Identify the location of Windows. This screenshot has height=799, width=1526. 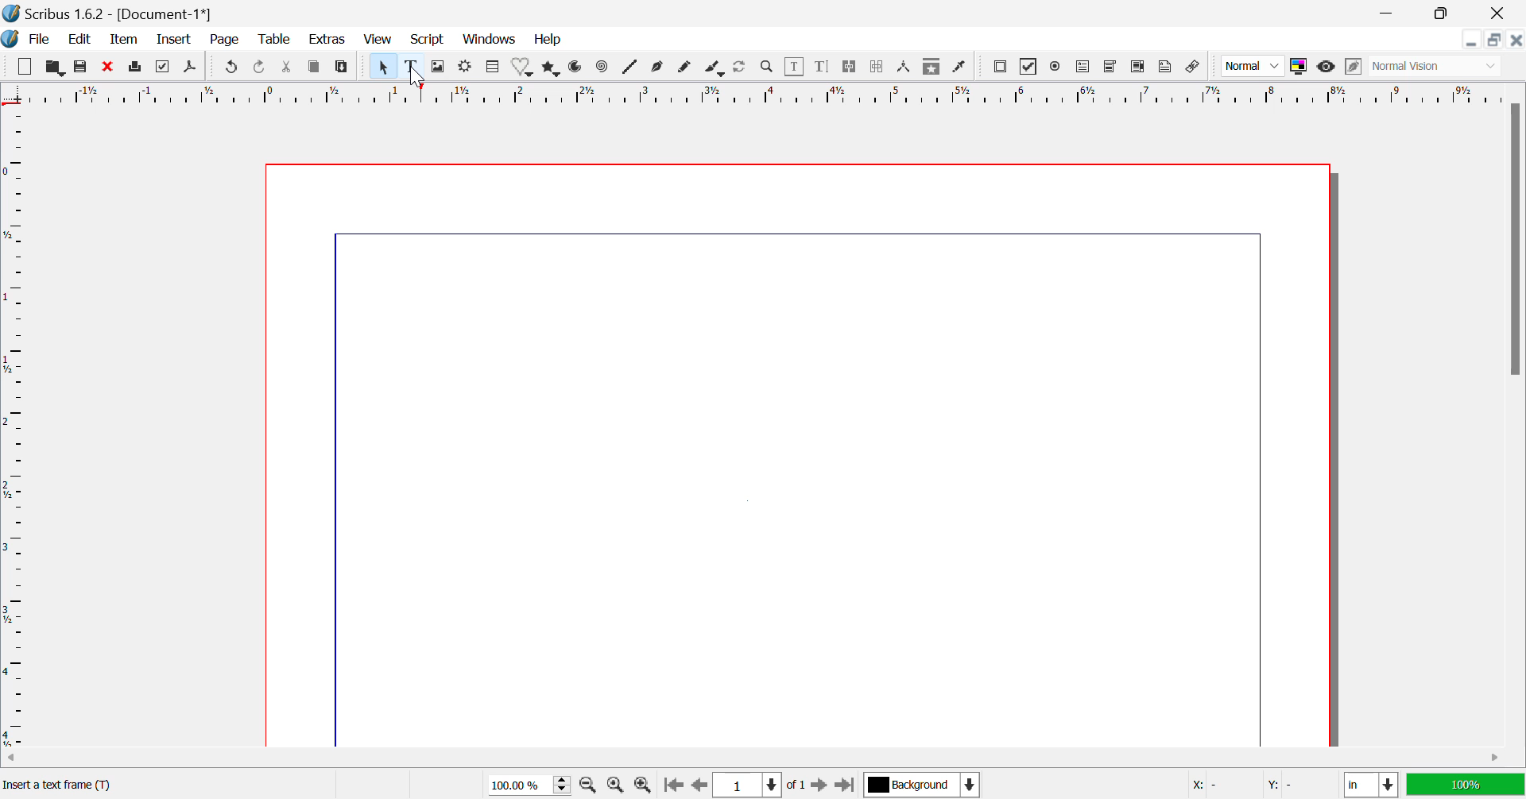
(490, 40).